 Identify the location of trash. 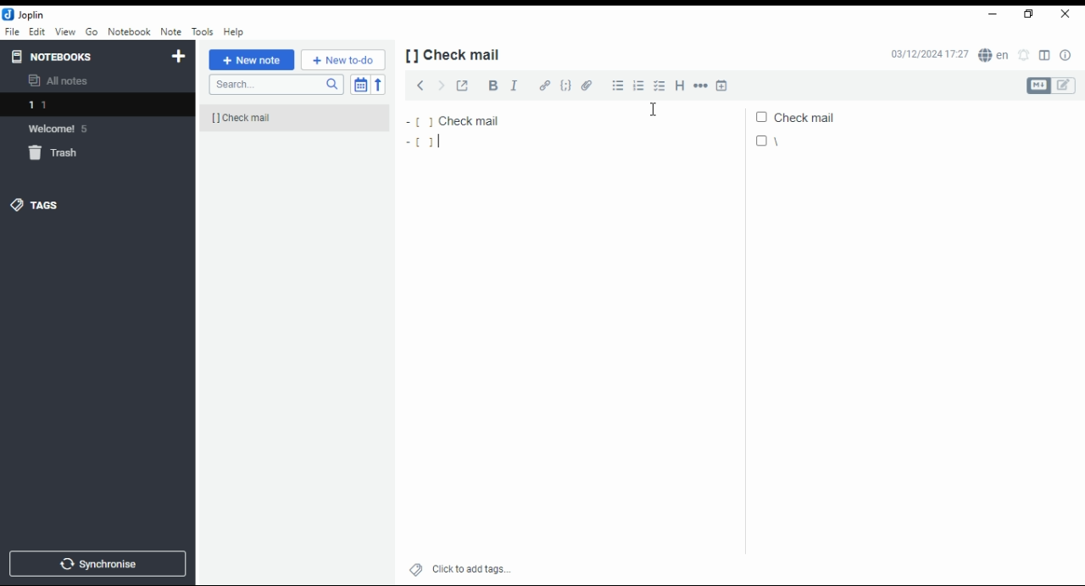
(54, 152).